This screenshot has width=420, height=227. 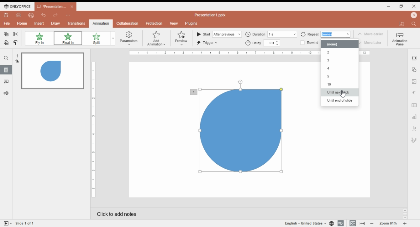 I want to click on copy style, so click(x=16, y=43).